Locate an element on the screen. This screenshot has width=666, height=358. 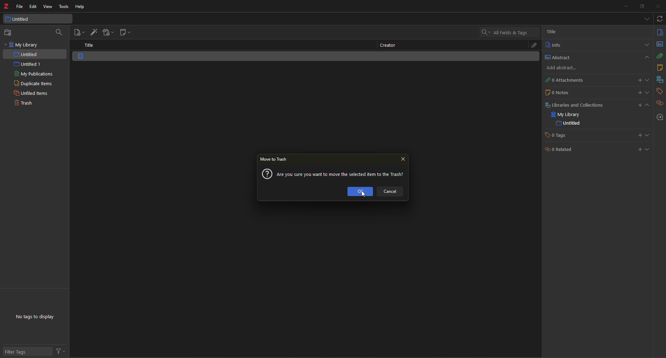
my library is located at coordinates (567, 115).